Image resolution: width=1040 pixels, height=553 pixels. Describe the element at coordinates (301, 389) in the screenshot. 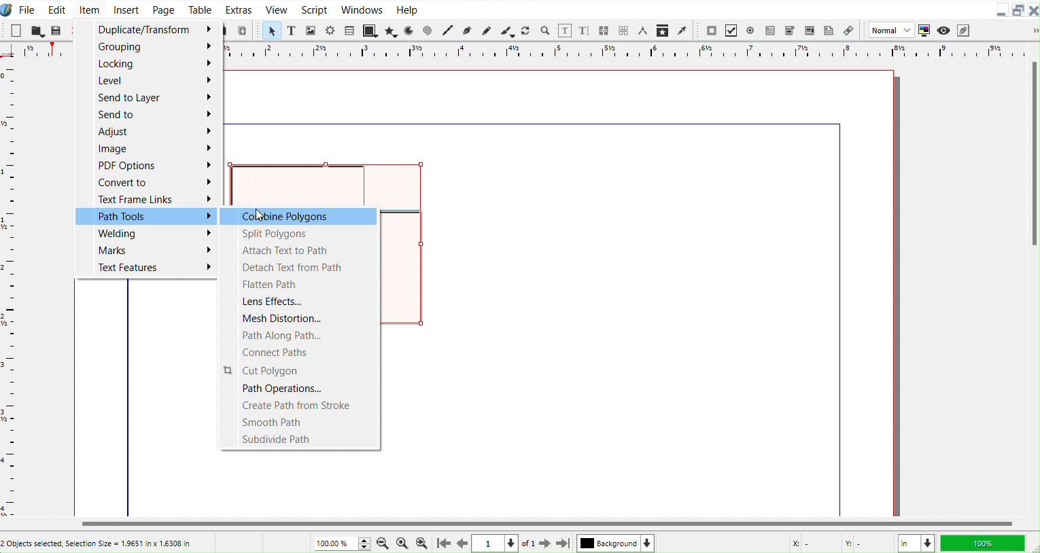

I see `Path Operations` at that location.